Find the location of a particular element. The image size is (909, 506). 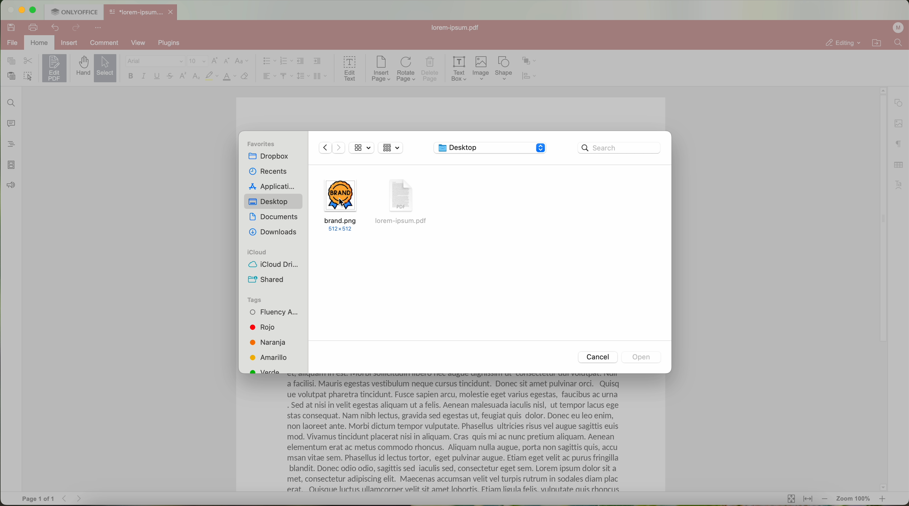

close is located at coordinates (172, 12).